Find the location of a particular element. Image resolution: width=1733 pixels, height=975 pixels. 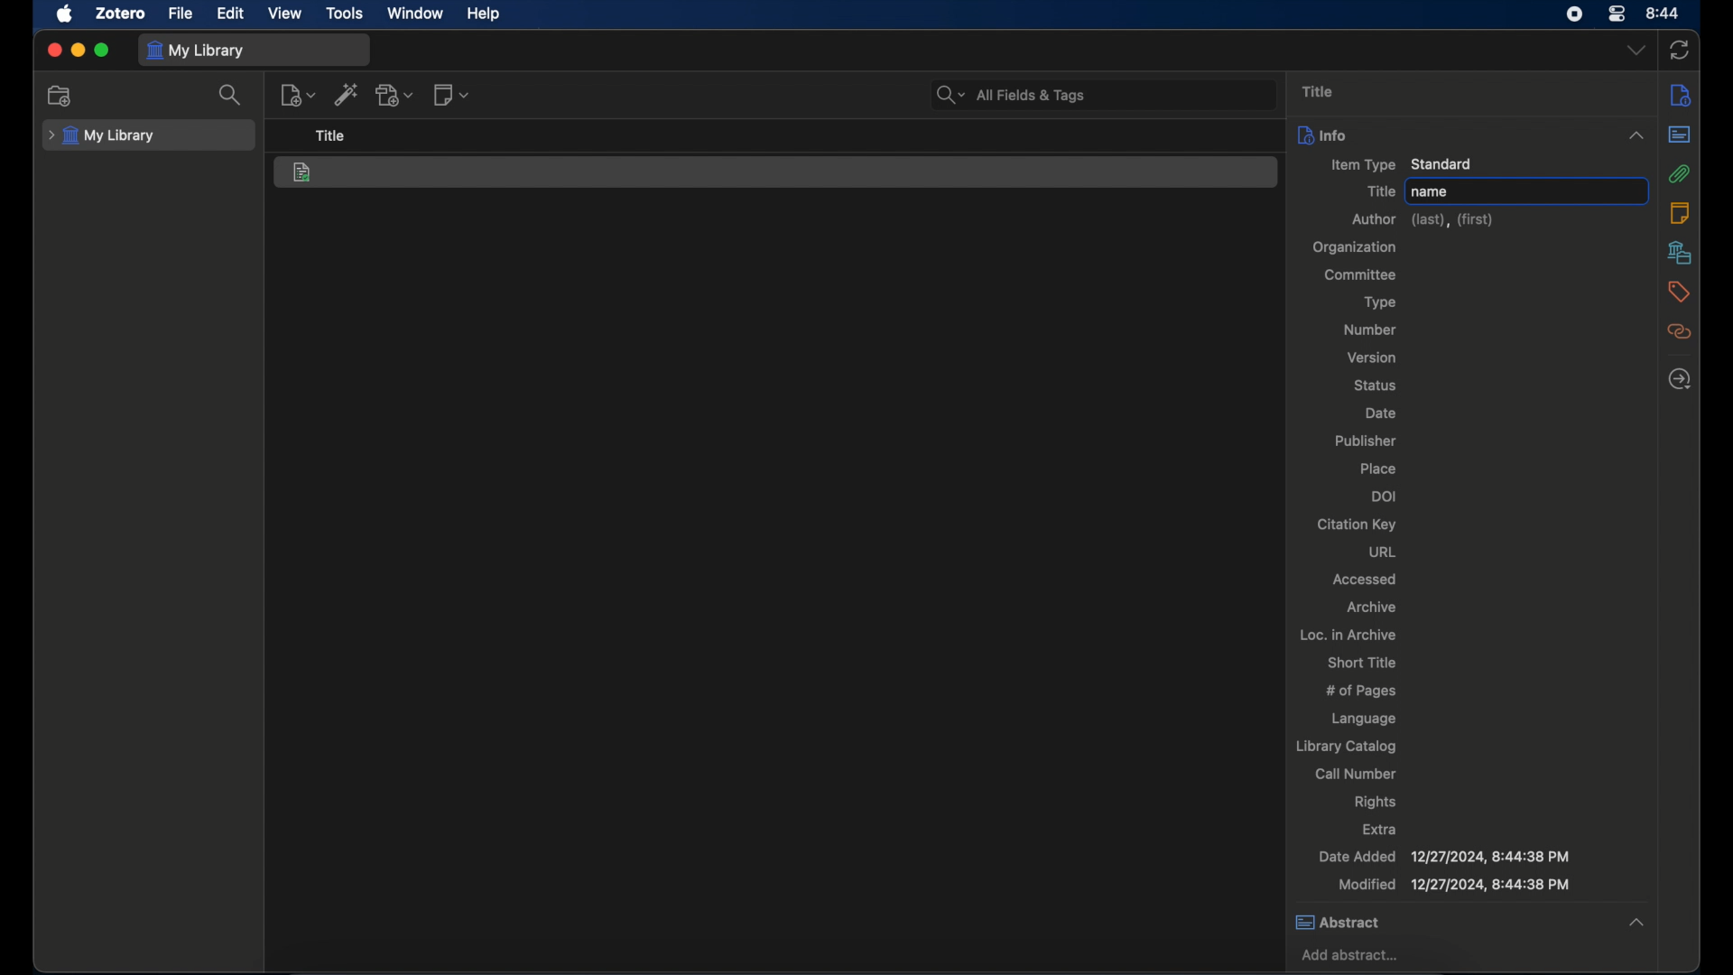

library catalog is located at coordinates (1347, 747).